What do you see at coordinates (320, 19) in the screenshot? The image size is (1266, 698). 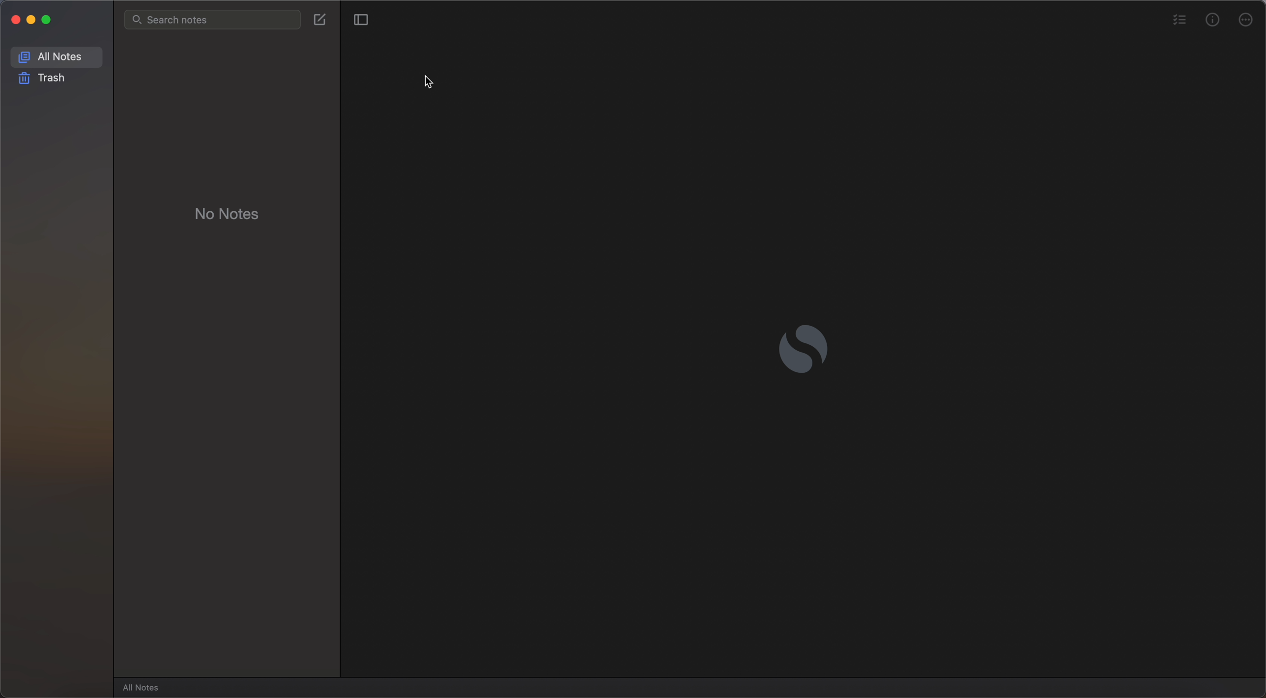 I see `create note` at bounding box center [320, 19].